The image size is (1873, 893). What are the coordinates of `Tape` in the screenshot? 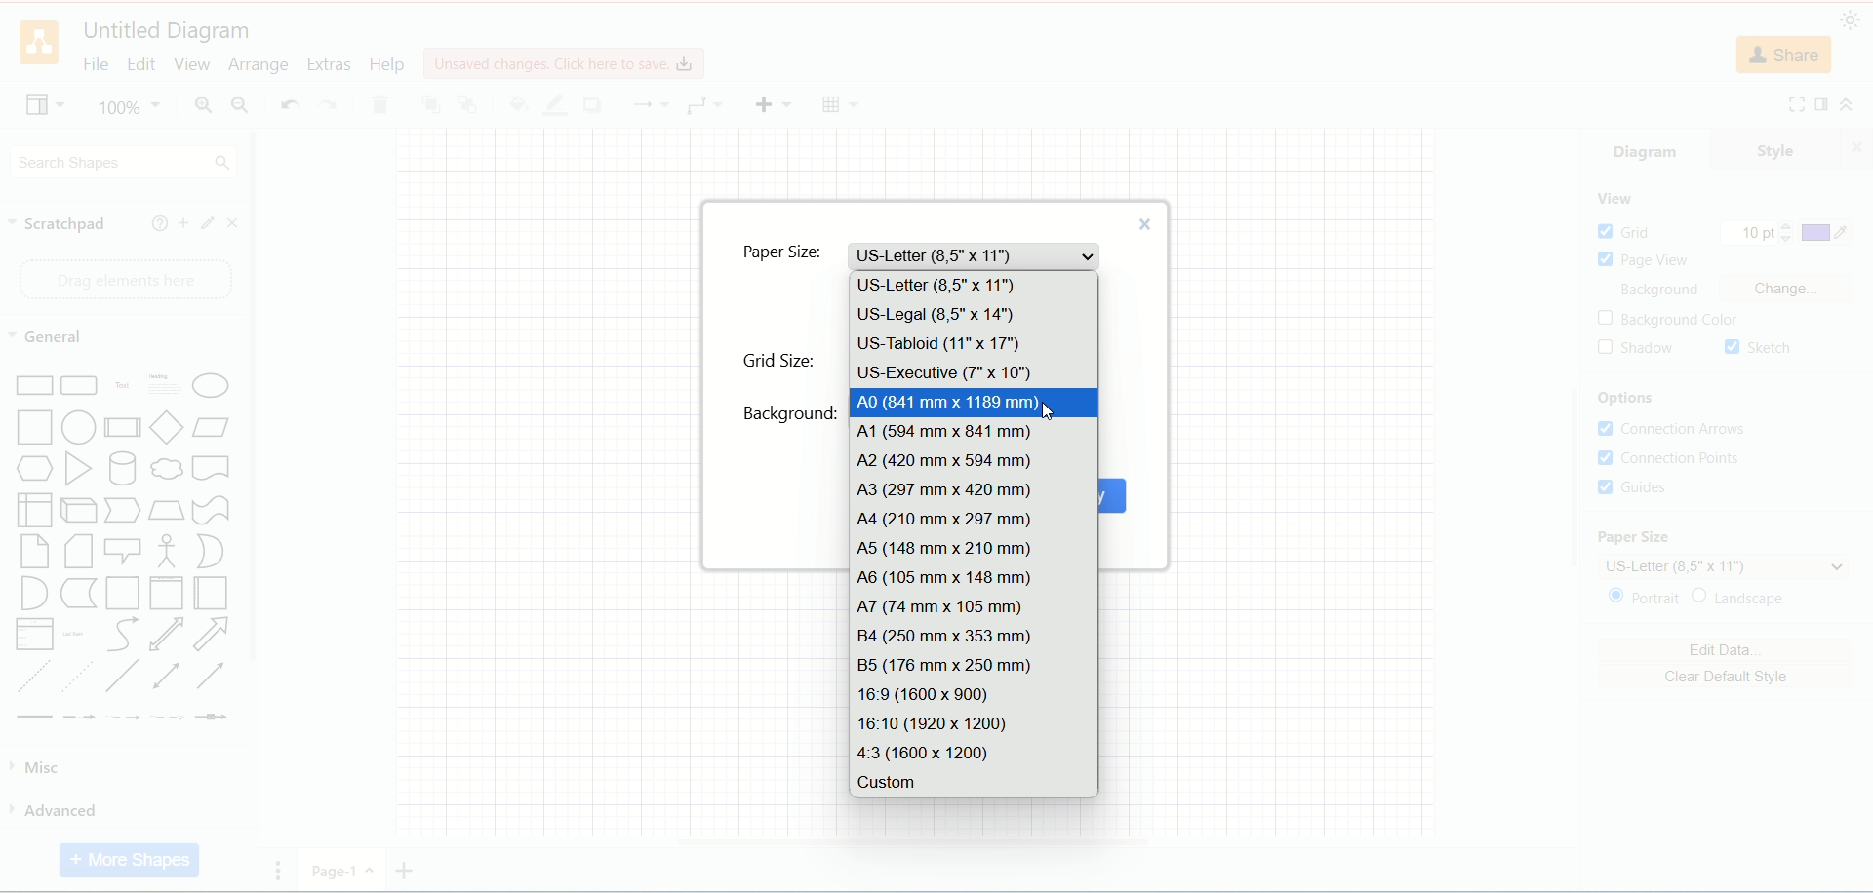 It's located at (211, 511).